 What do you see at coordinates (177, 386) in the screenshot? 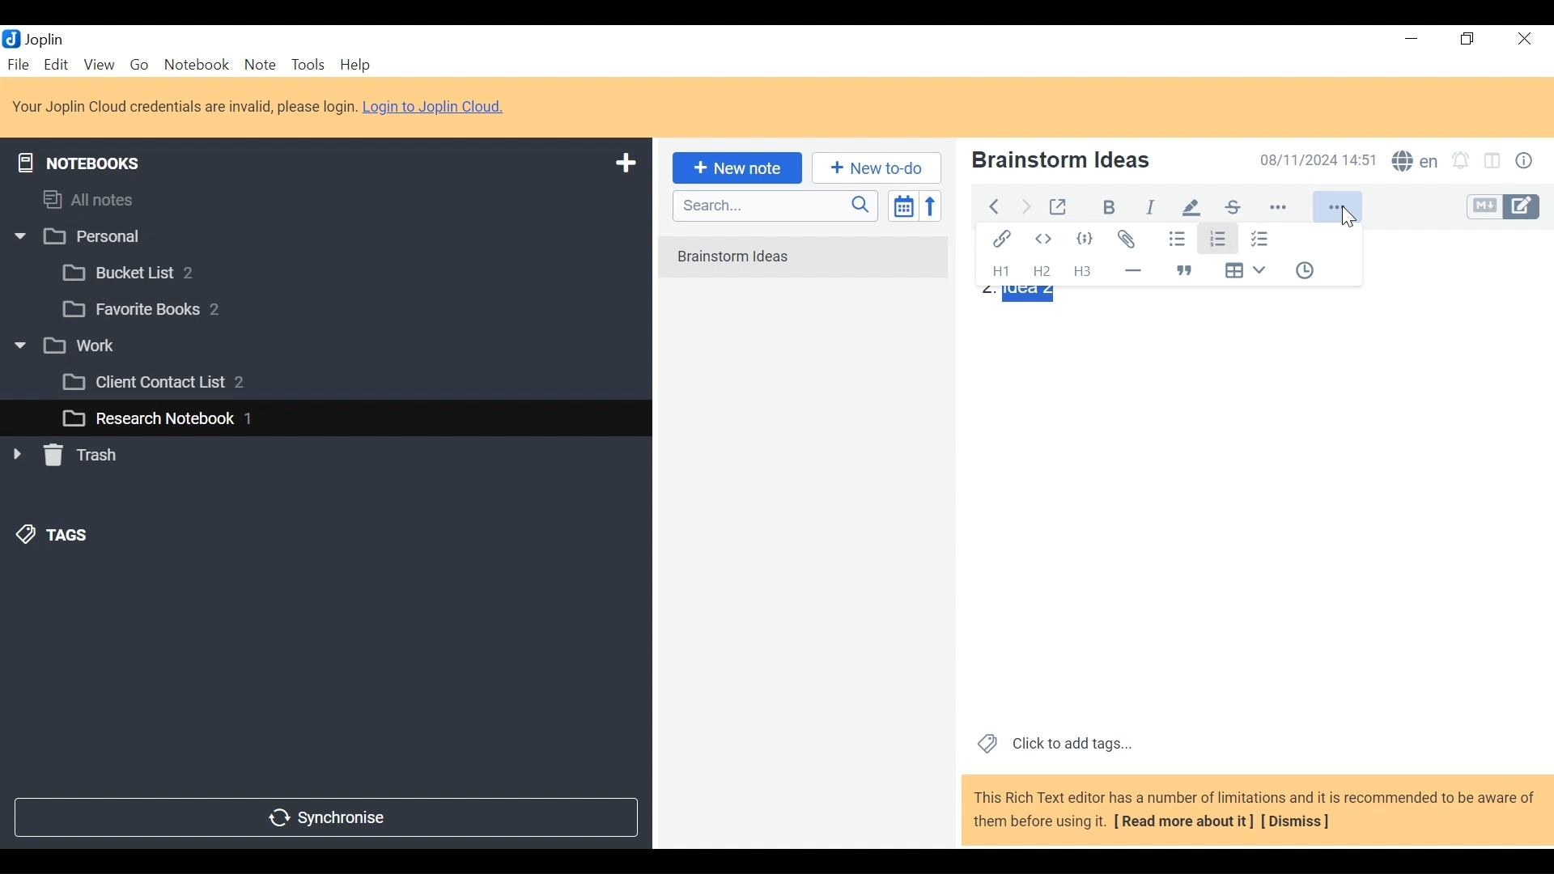
I see `[3 Client Contact List 2` at bounding box center [177, 386].